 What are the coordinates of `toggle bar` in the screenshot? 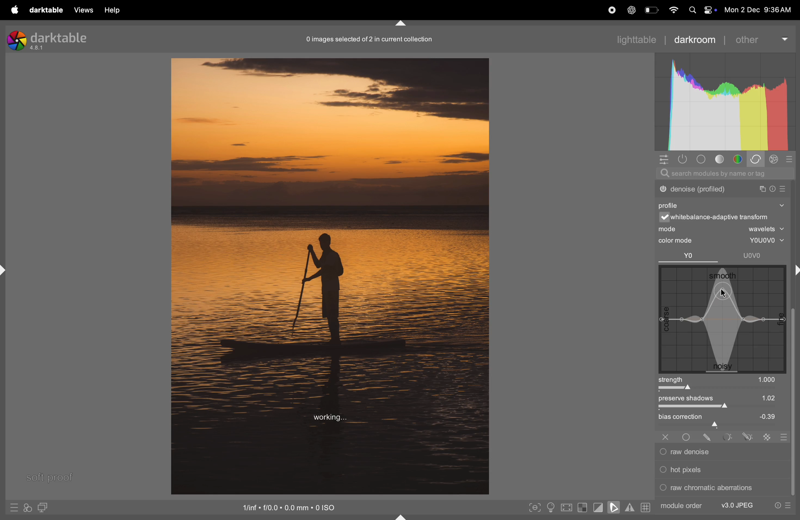 It's located at (716, 389).